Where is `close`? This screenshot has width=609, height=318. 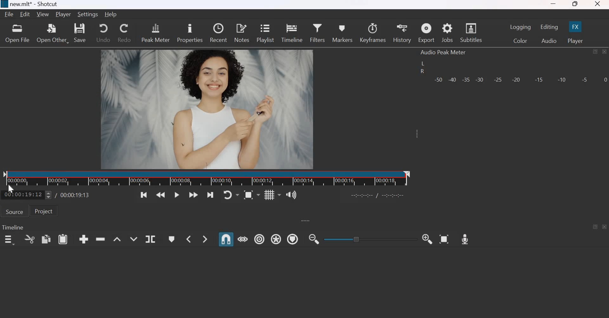
close is located at coordinates (597, 5).